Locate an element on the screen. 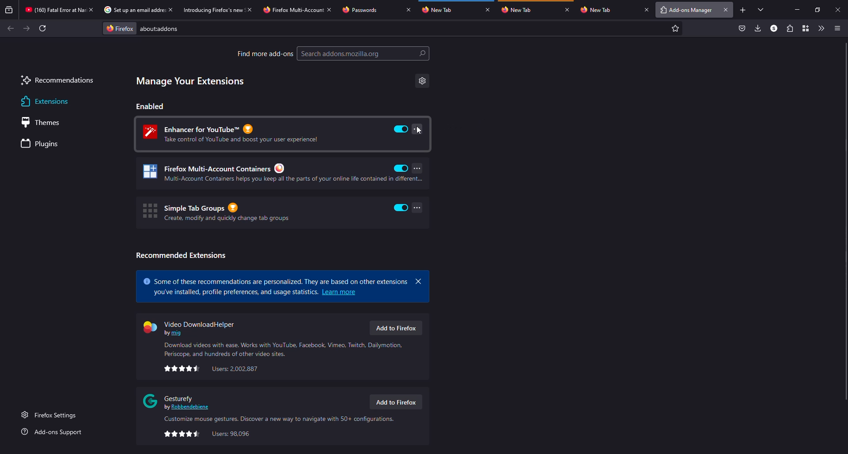 The height and width of the screenshot is (454, 848). Users is located at coordinates (231, 434).